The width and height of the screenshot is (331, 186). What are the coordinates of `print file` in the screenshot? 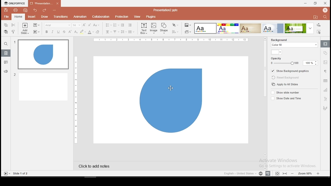 It's located at (15, 10).